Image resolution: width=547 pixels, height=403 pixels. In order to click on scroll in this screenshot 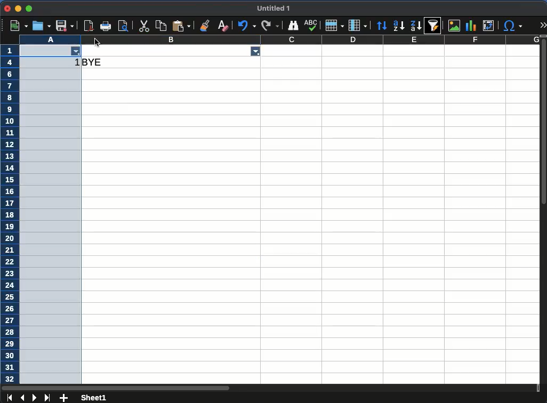, I will do `click(544, 210)`.